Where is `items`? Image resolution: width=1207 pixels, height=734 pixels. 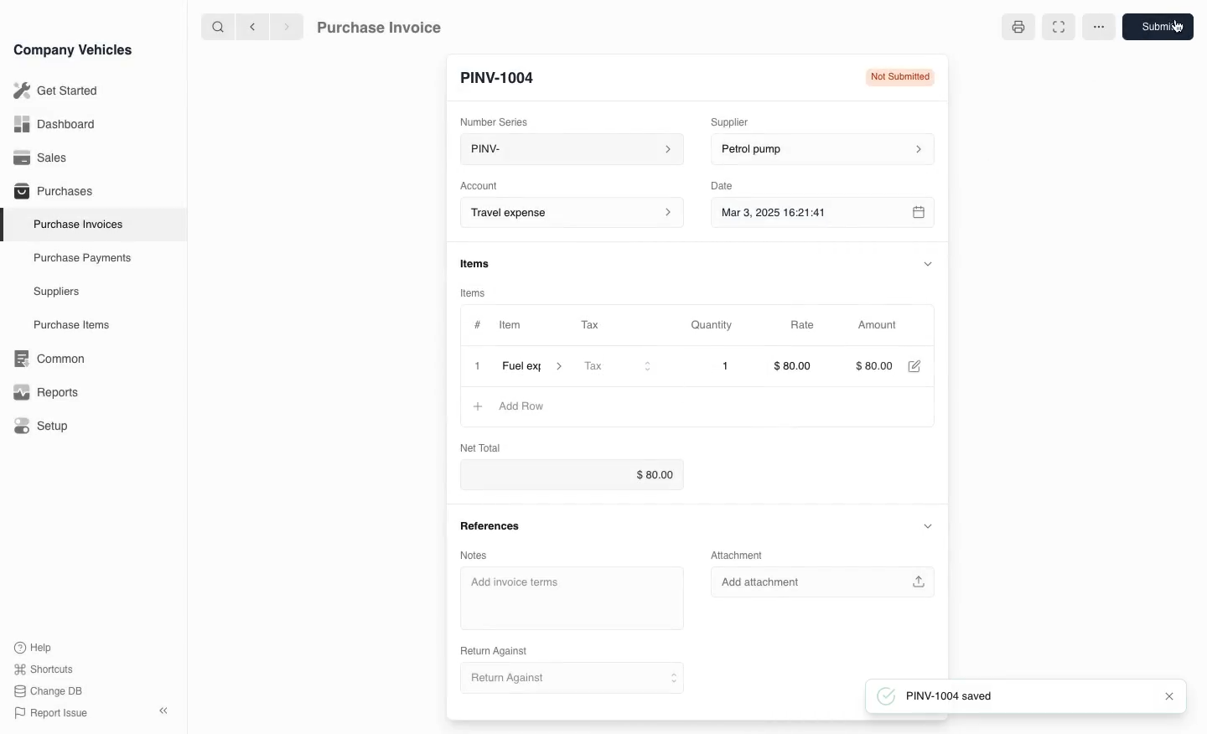
items is located at coordinates (477, 265).